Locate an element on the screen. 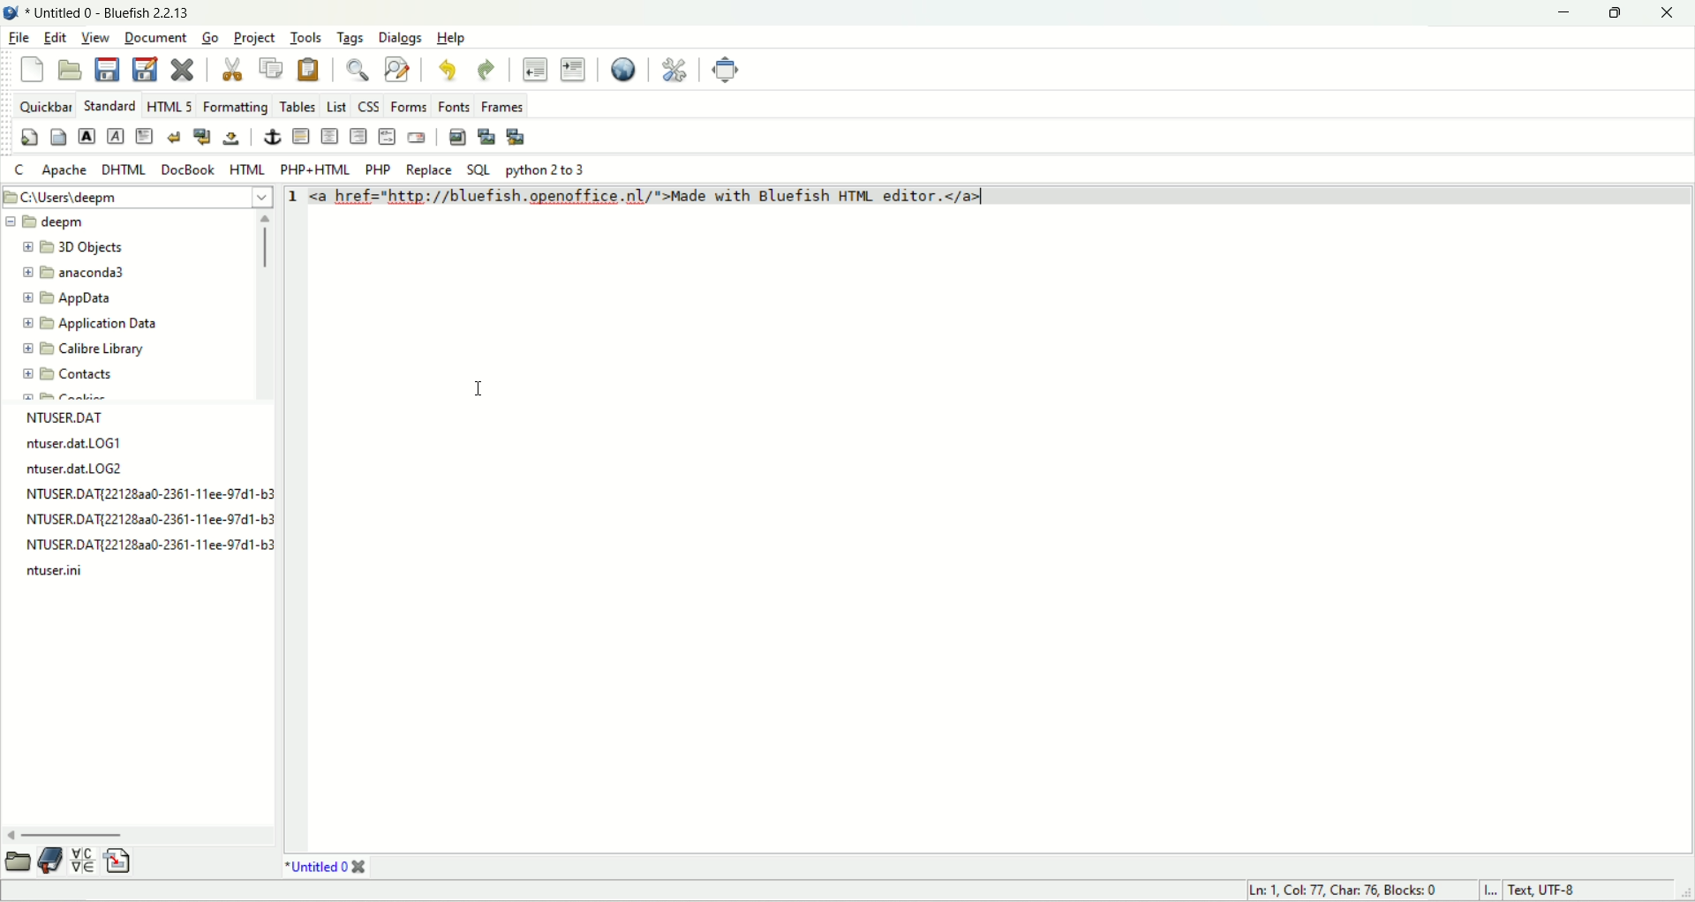 The height and width of the screenshot is (902, 1695). CSS is located at coordinates (372, 104).